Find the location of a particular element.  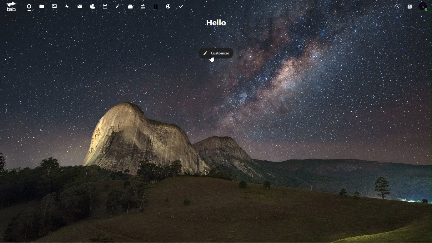

Hello is located at coordinates (216, 22).